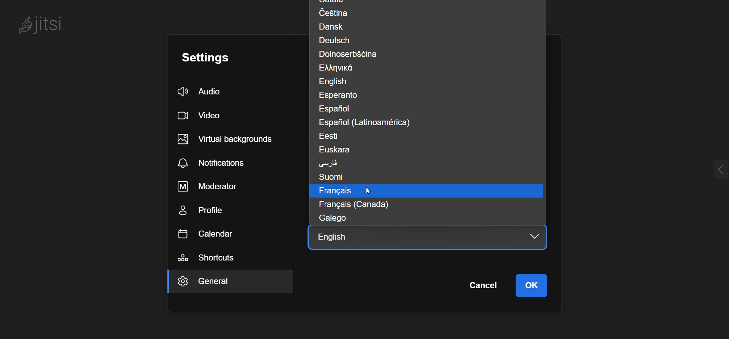 This screenshot has width=729, height=339. What do you see at coordinates (219, 283) in the screenshot?
I see `General` at bounding box center [219, 283].